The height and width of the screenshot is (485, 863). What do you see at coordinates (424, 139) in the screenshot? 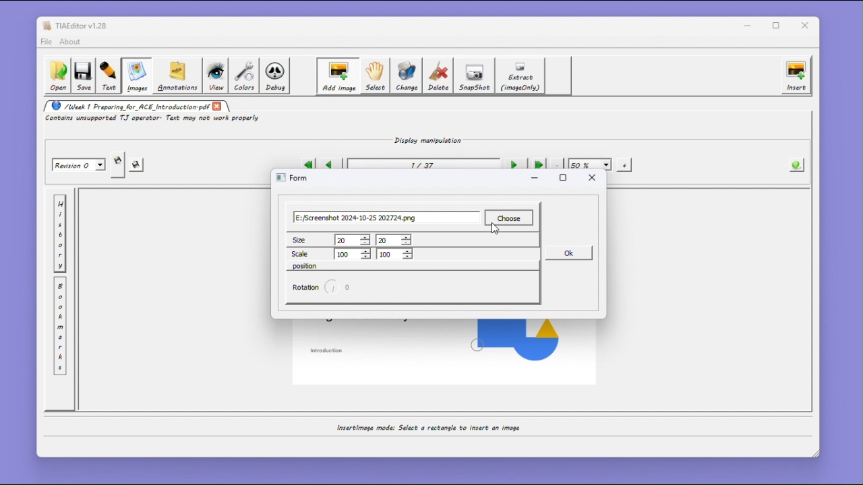
I see `Display manipulation` at bounding box center [424, 139].